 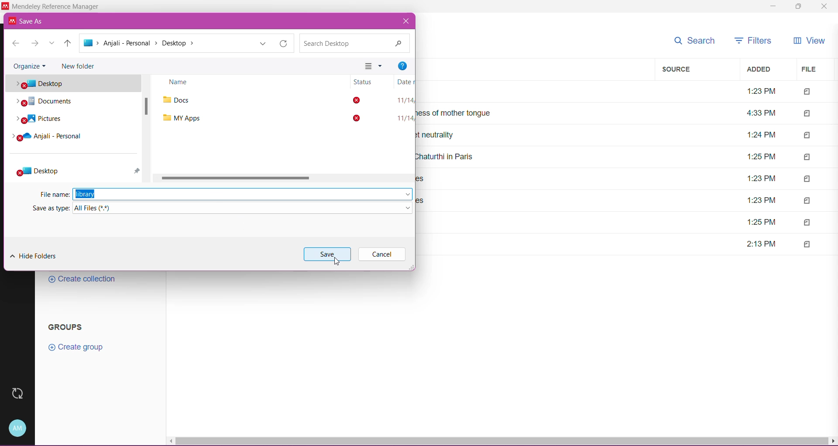 I want to click on Hide Folders, so click(x=34, y=256).